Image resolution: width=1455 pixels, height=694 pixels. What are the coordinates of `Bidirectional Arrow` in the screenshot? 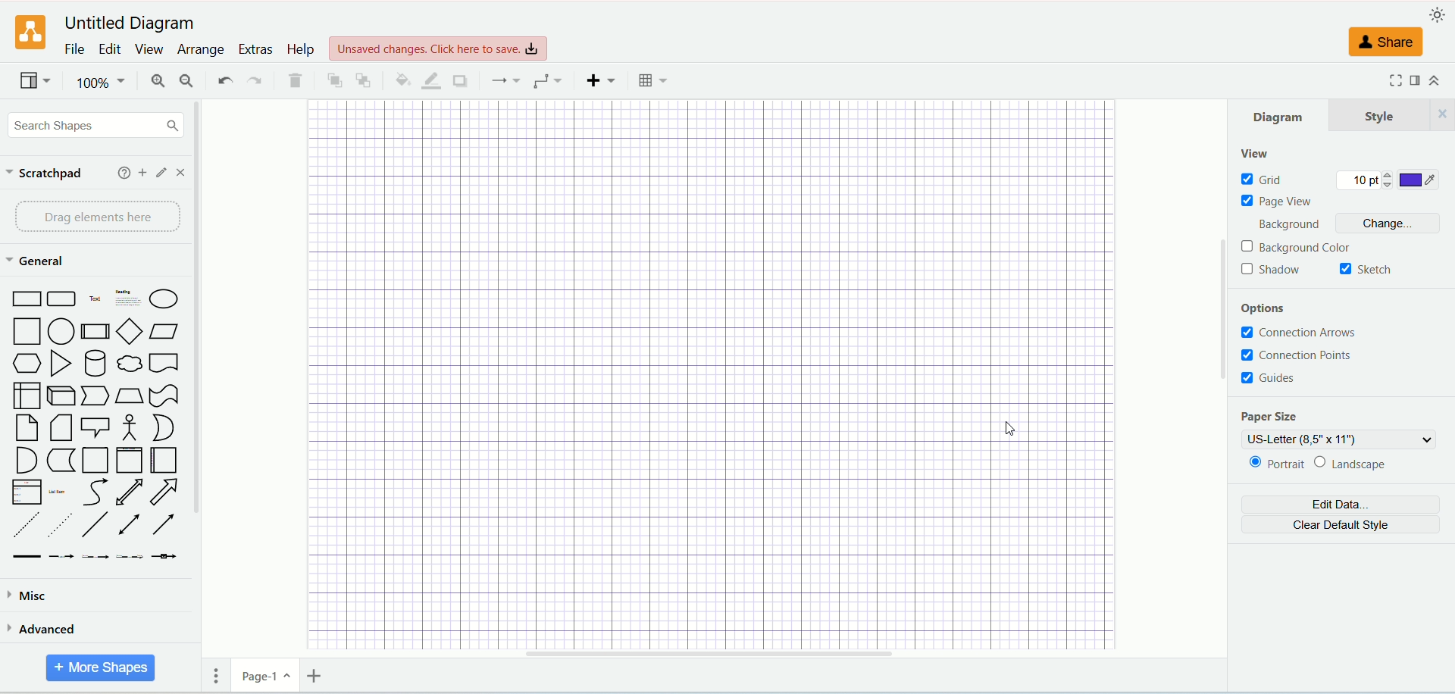 It's located at (130, 493).